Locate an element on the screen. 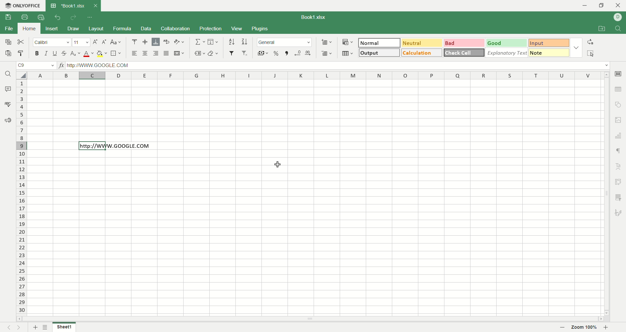 The height and width of the screenshot is (332, 626). file is located at coordinates (9, 30).